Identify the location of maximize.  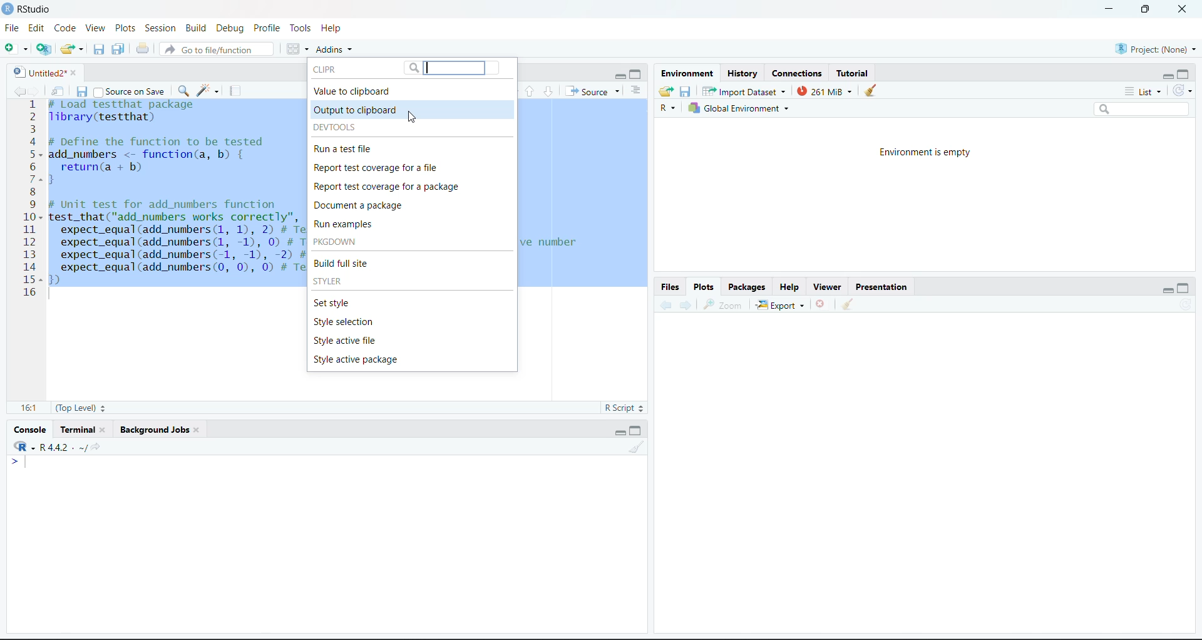
(1185, 287).